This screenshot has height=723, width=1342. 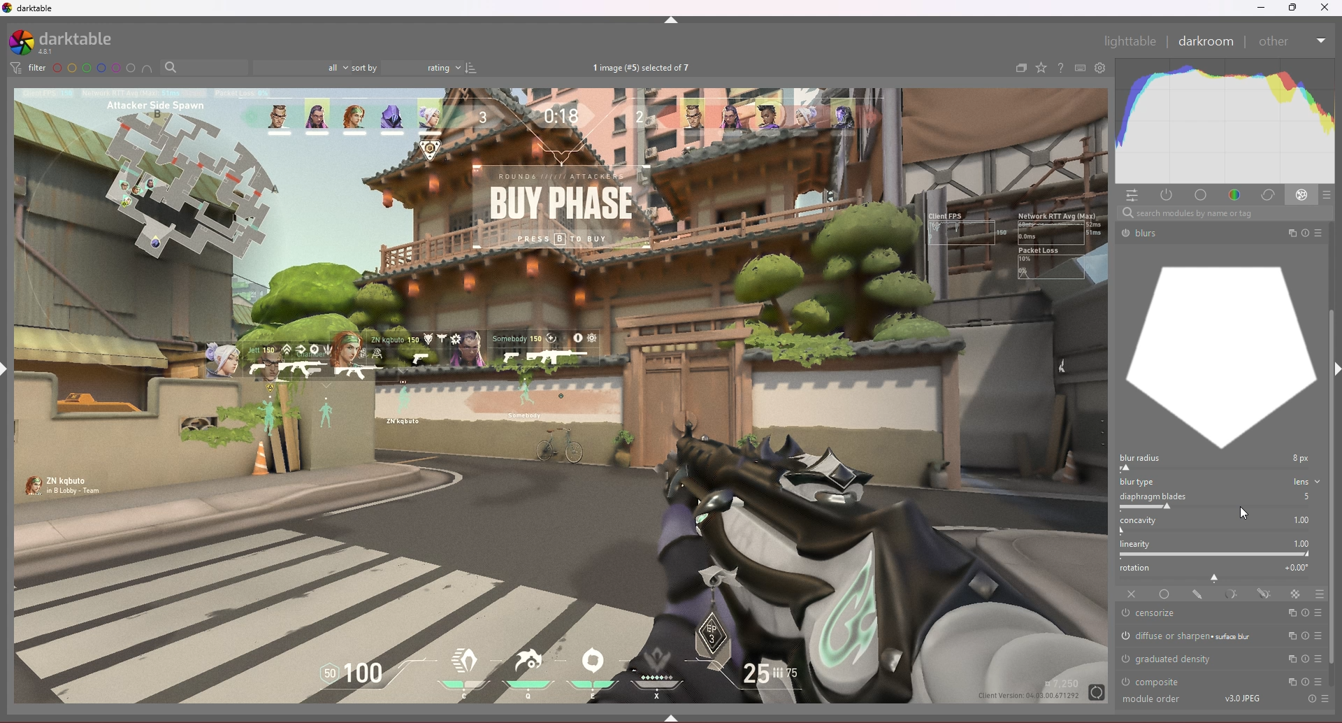 What do you see at coordinates (1157, 700) in the screenshot?
I see `` at bounding box center [1157, 700].